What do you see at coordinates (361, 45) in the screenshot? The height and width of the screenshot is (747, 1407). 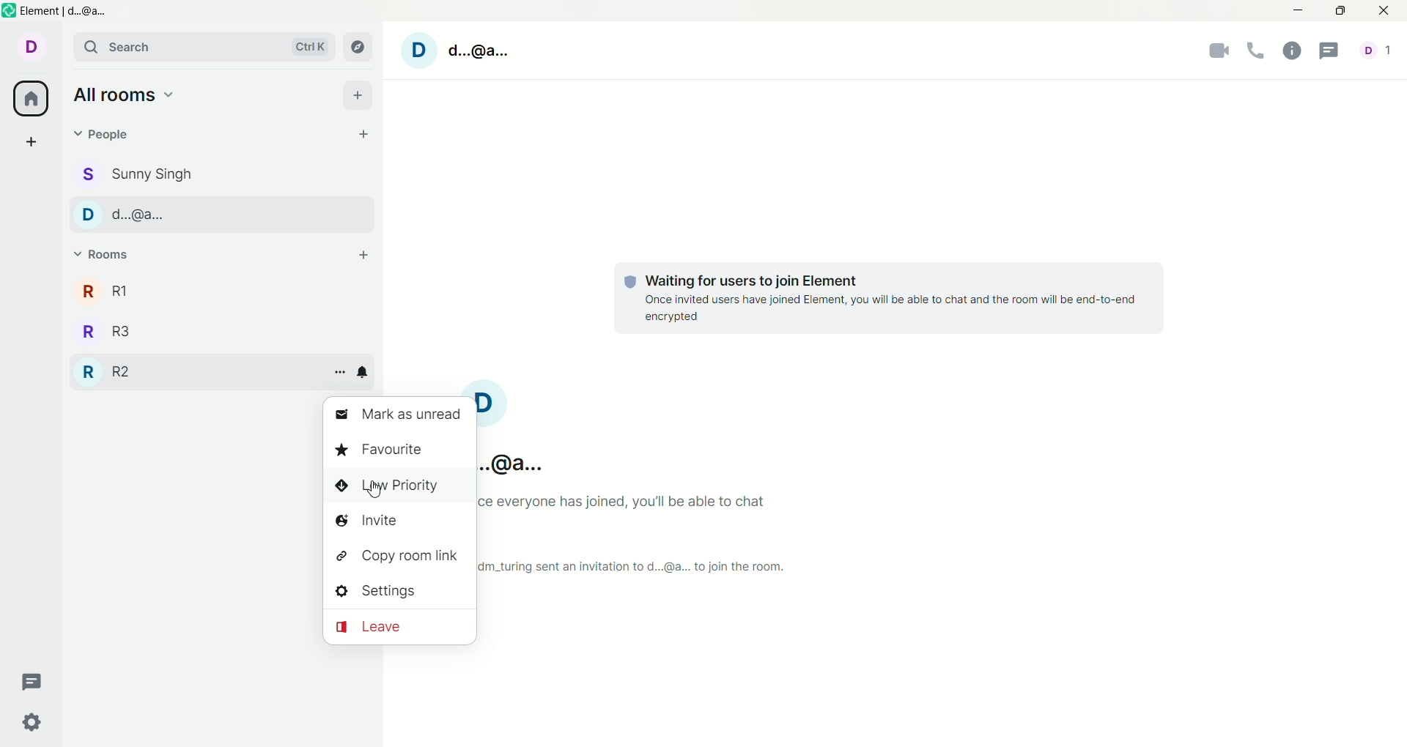 I see `explore rooms` at bounding box center [361, 45].